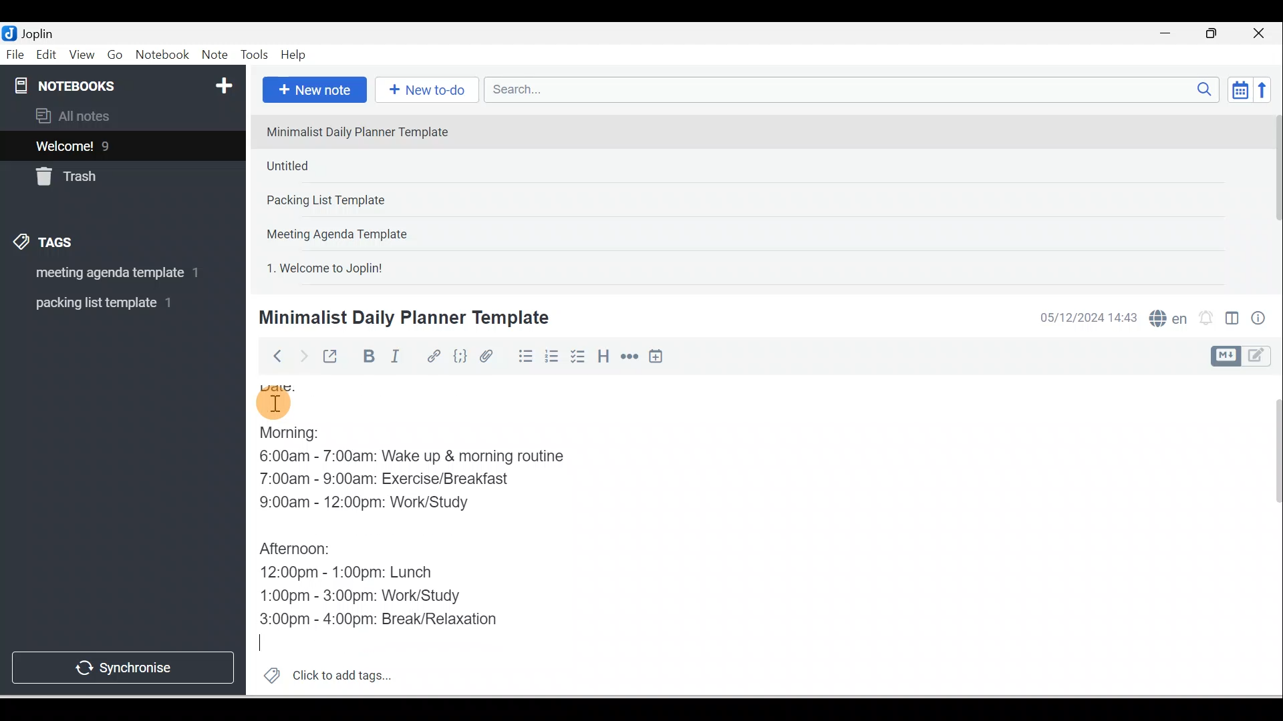 This screenshot has width=1283, height=721. Describe the element at coordinates (312, 91) in the screenshot. I see `New note` at that location.